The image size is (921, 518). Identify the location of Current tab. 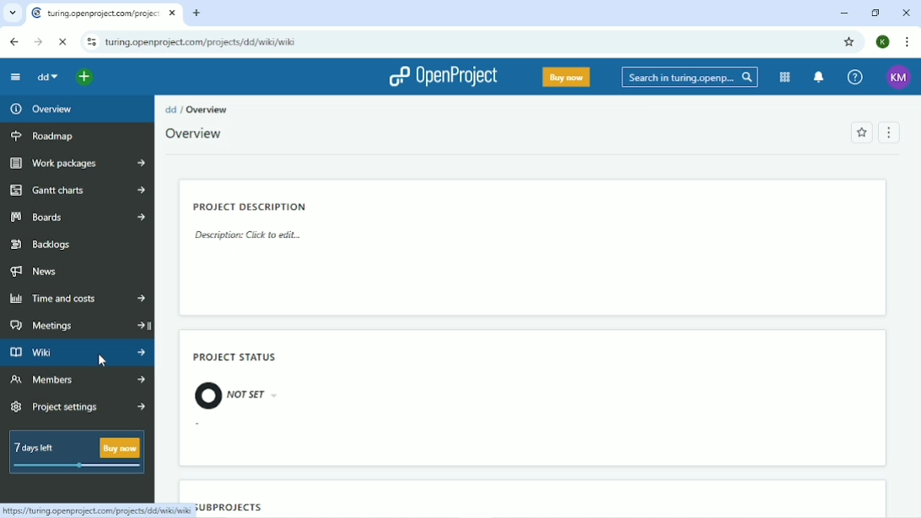
(104, 13).